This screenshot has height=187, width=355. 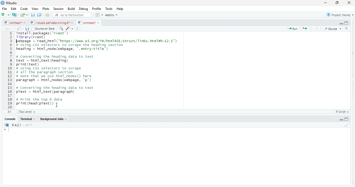 What do you see at coordinates (7, 29) in the screenshot?
I see `go back to the previous source location` at bounding box center [7, 29].